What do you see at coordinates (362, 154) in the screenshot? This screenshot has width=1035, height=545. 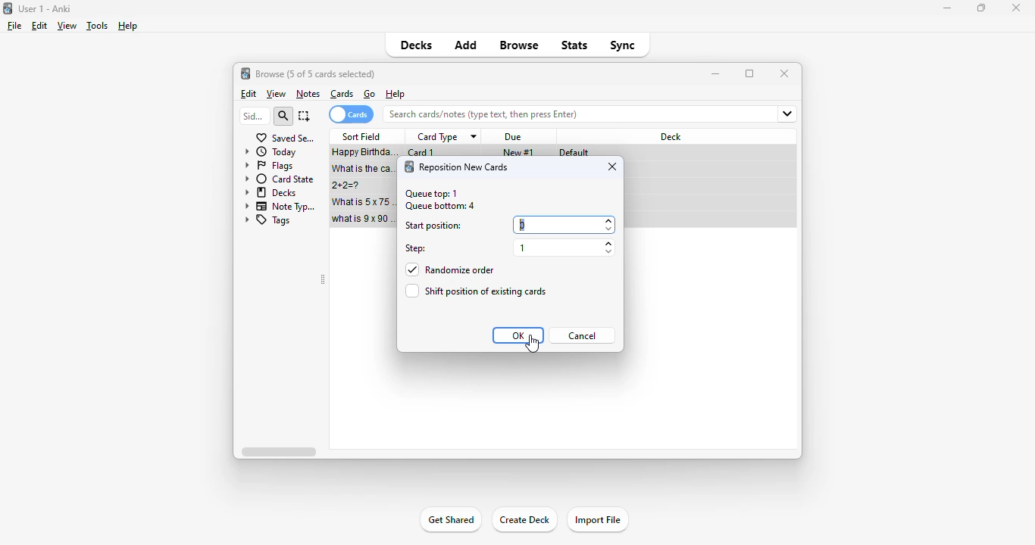 I see `Happy birthday` at bounding box center [362, 154].